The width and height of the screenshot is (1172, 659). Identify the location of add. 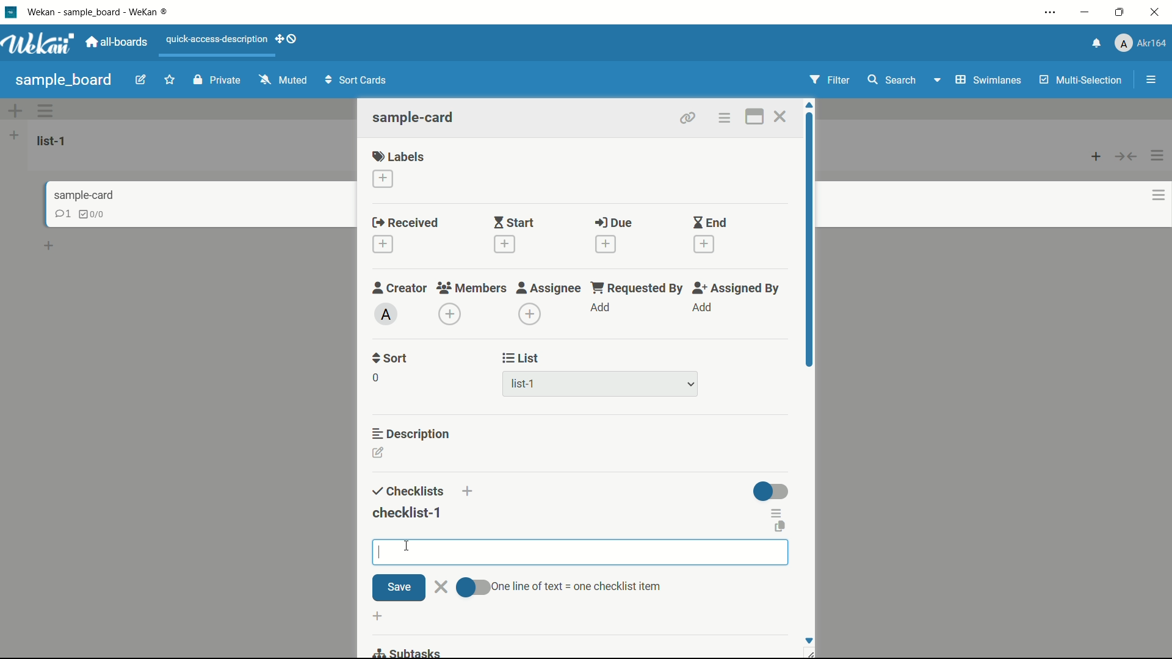
(468, 487).